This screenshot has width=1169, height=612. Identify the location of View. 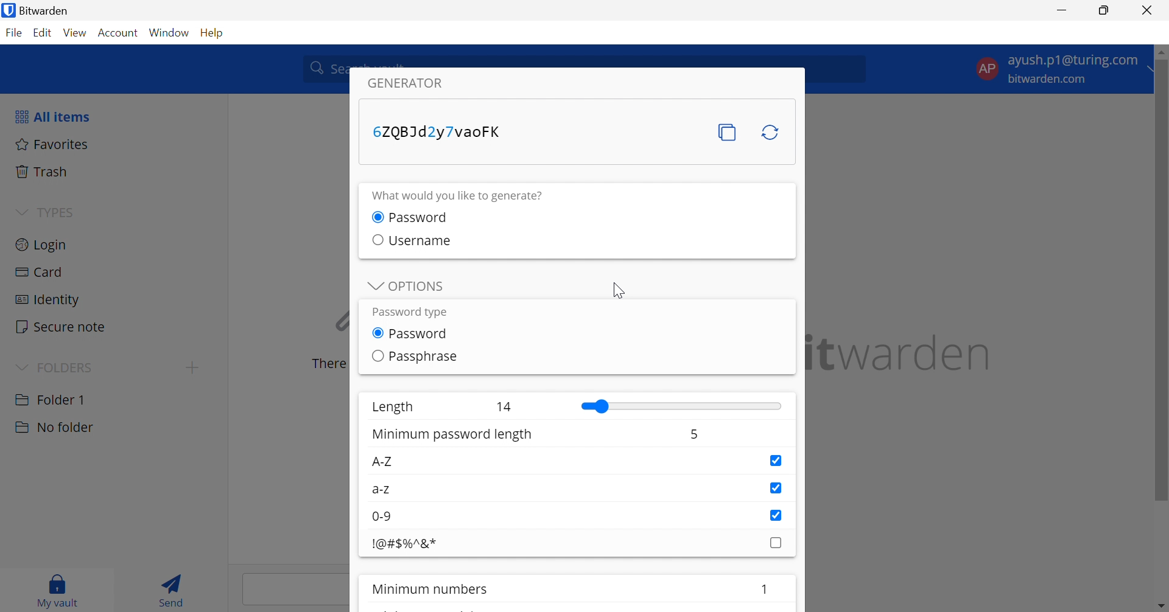
(76, 33).